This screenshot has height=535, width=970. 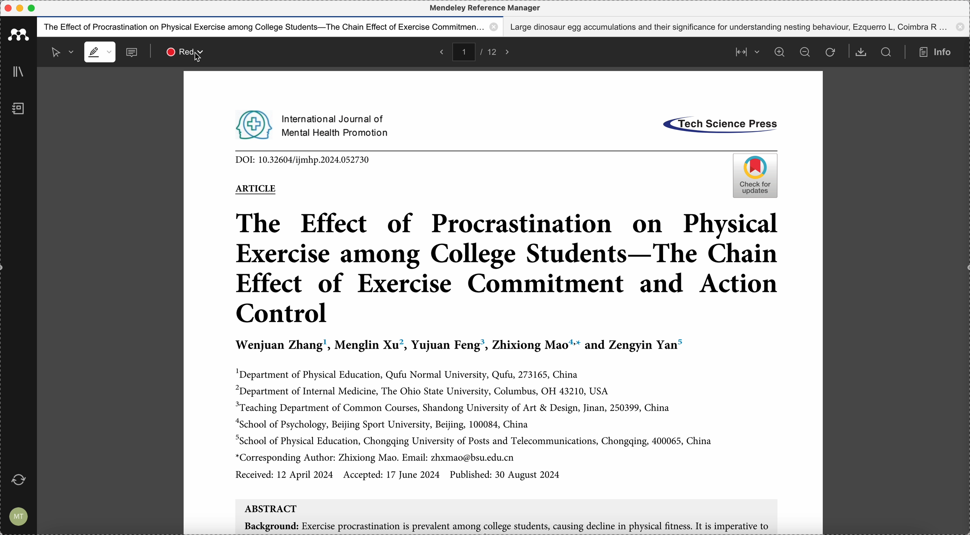 What do you see at coordinates (58, 52) in the screenshot?
I see `selected mode` at bounding box center [58, 52].